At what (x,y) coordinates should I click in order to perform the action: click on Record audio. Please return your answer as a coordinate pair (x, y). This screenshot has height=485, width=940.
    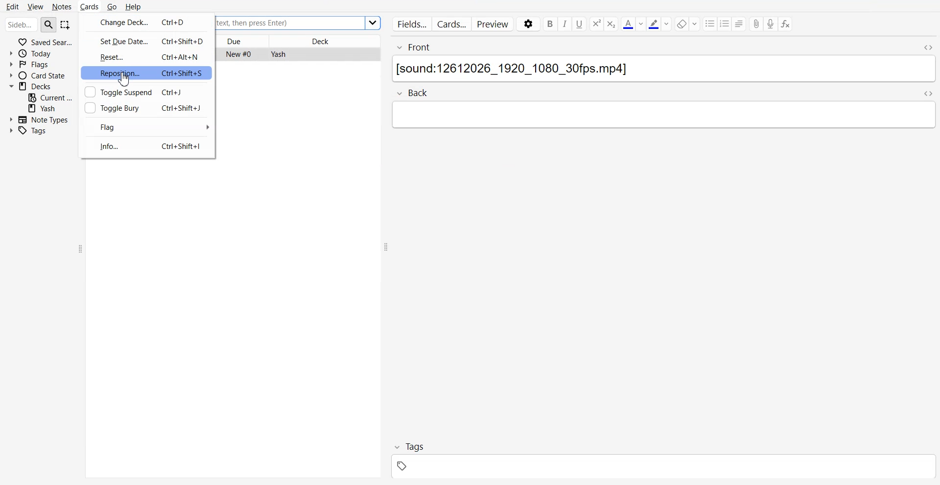
    Looking at the image, I should click on (771, 24).